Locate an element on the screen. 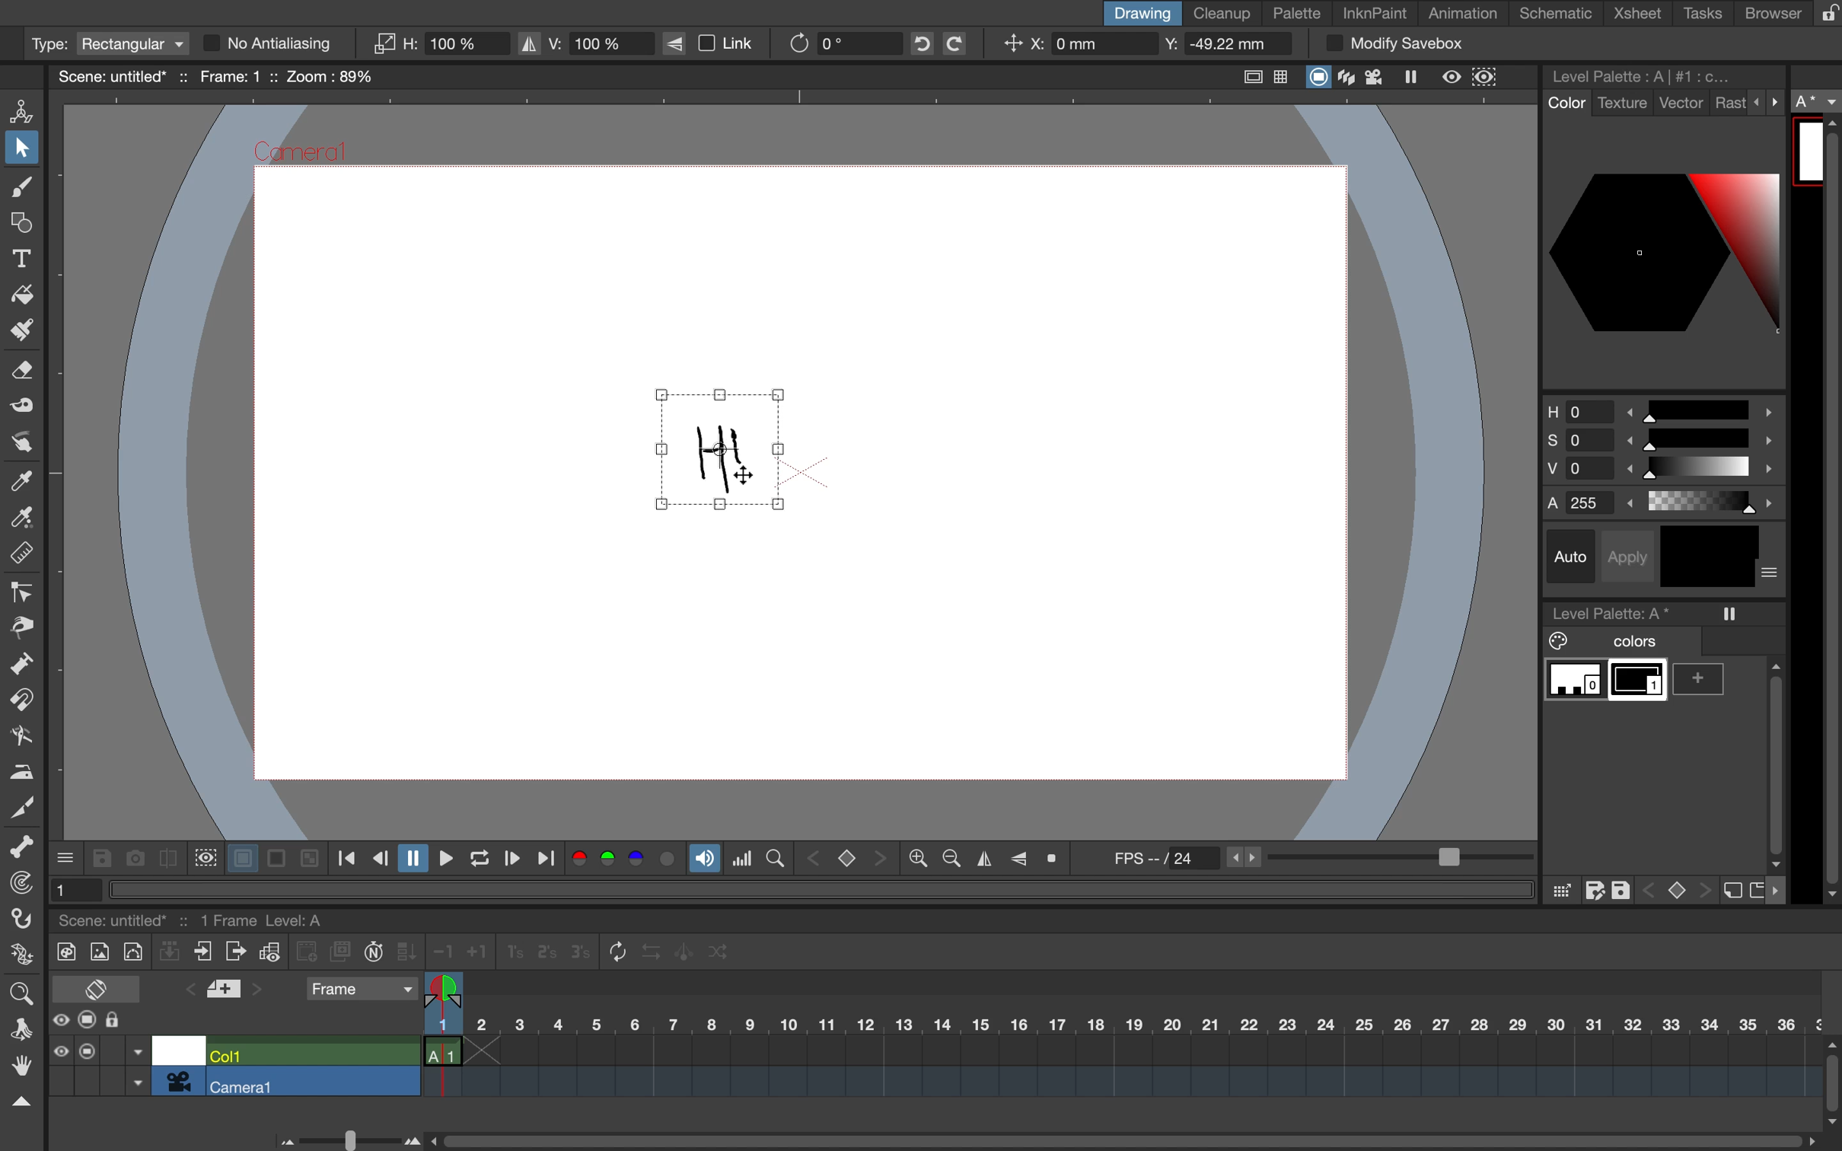 The height and width of the screenshot is (1151, 1842). type tool is located at coordinates (22, 255).